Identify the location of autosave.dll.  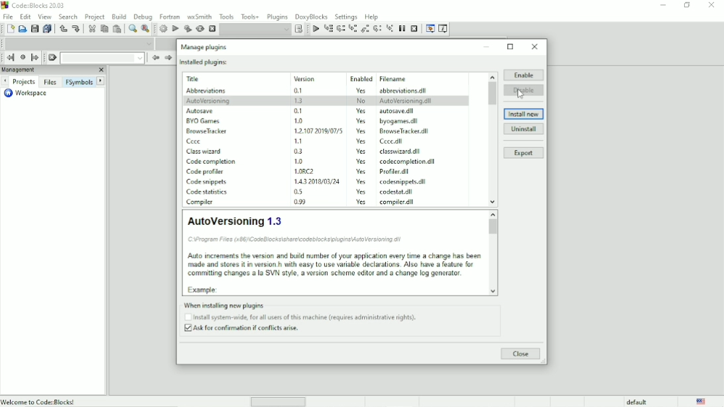
(398, 110).